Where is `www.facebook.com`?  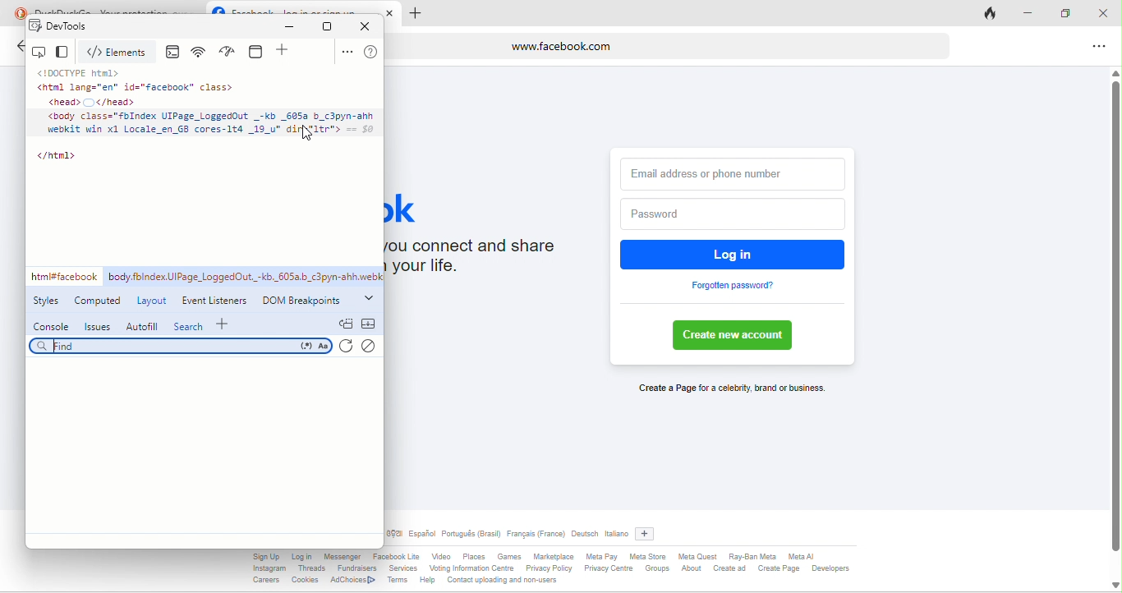
www.facebook.com is located at coordinates (669, 45).